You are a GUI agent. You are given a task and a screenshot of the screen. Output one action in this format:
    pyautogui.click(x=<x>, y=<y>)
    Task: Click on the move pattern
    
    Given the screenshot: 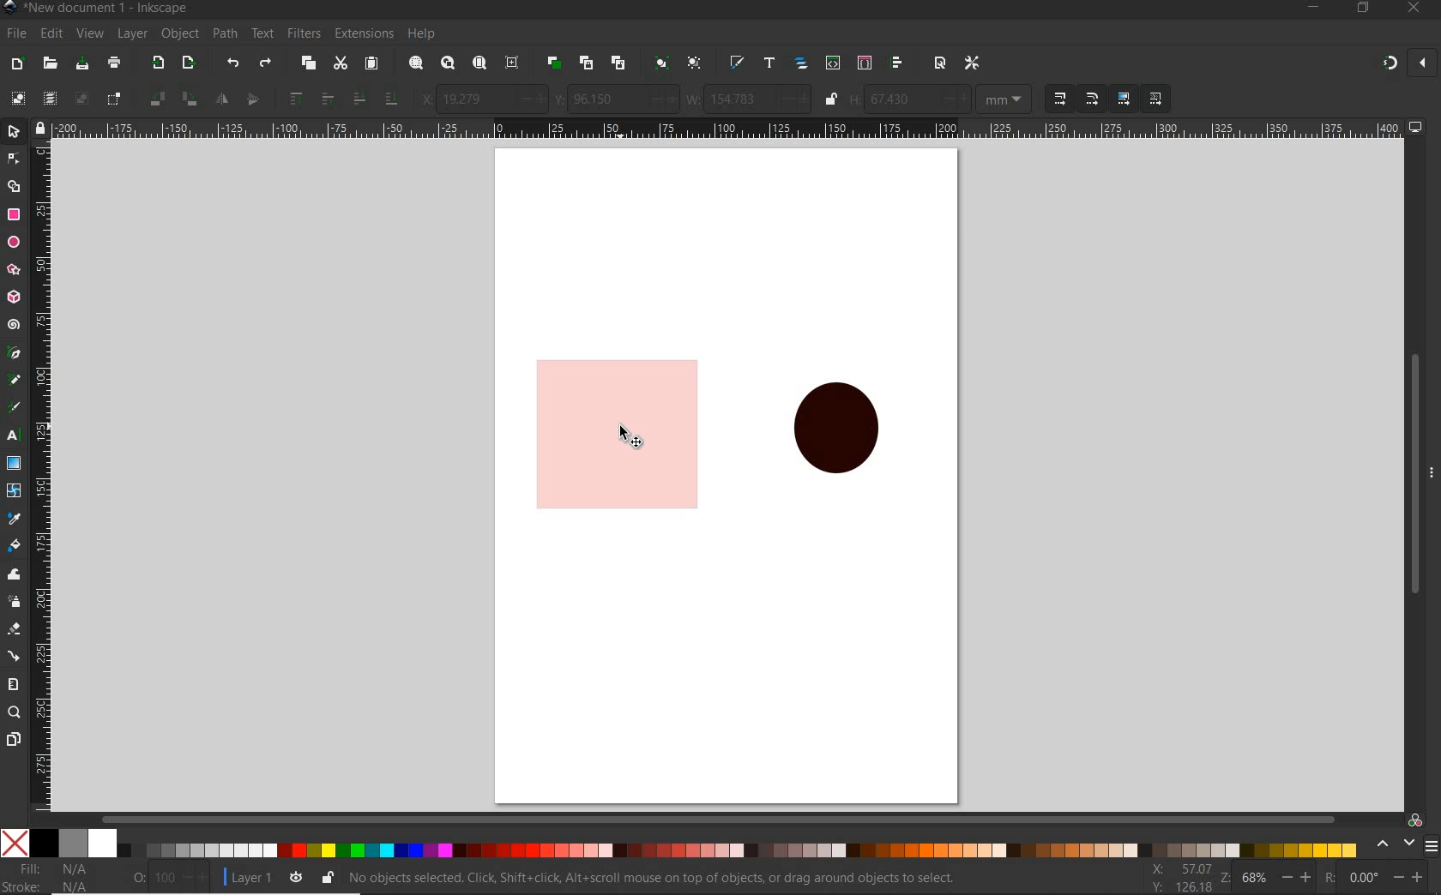 What is the action you would take?
    pyautogui.click(x=1154, y=99)
    